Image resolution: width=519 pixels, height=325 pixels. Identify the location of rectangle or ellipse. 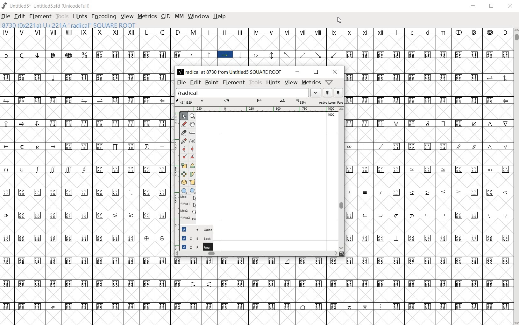
(184, 190).